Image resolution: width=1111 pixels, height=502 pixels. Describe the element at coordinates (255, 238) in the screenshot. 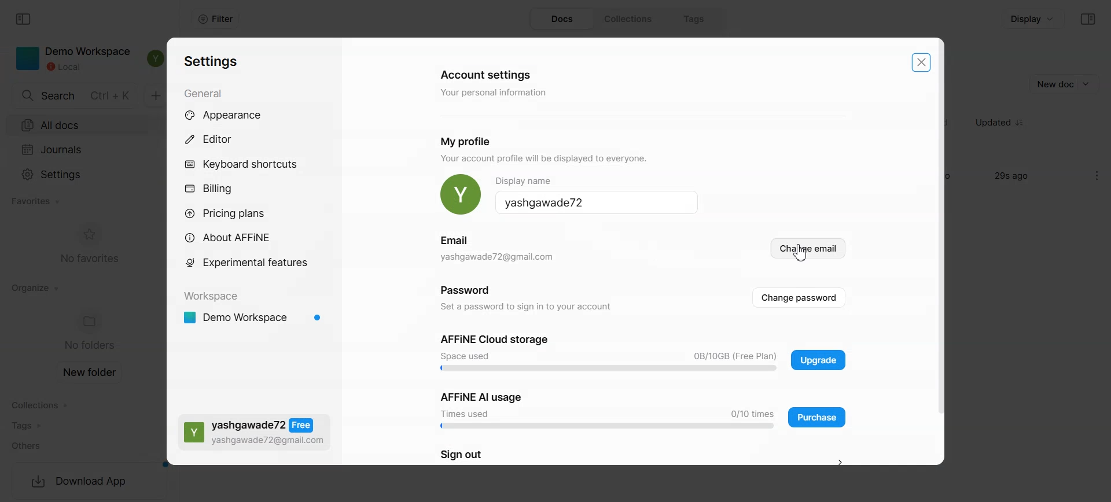

I see `About AFFiNE` at that location.